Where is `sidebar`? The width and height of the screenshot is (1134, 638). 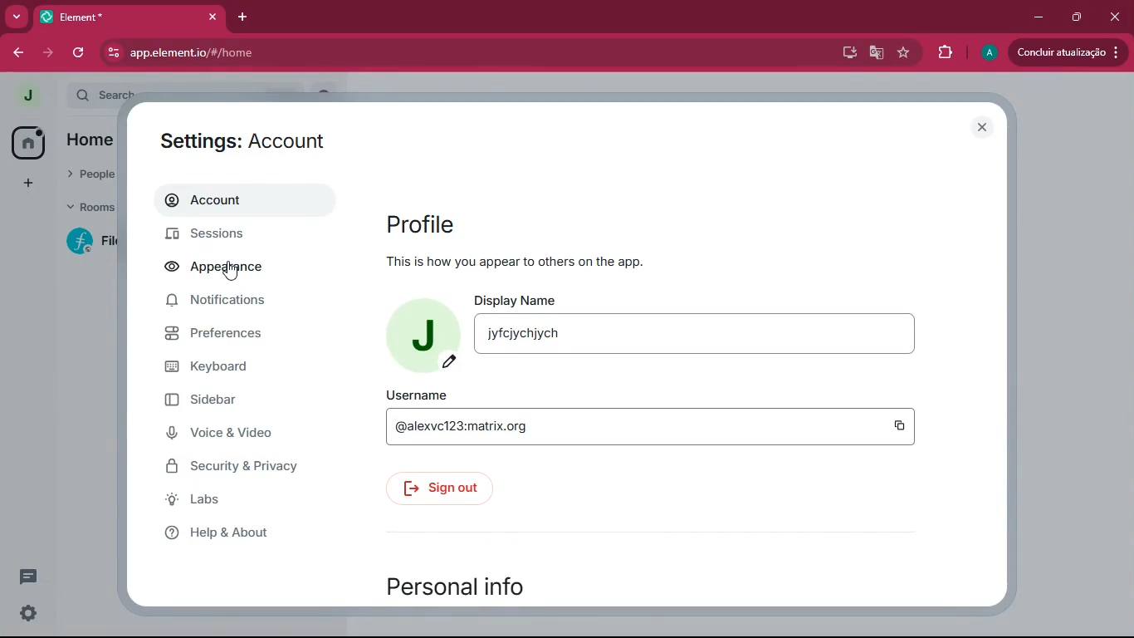
sidebar is located at coordinates (247, 400).